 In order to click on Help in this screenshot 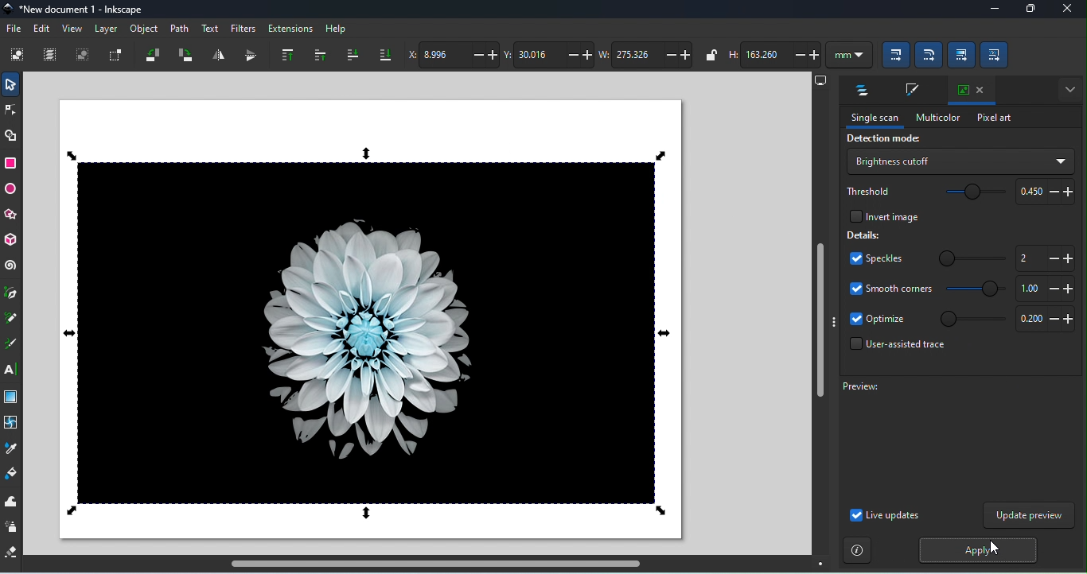, I will do `click(336, 29)`.